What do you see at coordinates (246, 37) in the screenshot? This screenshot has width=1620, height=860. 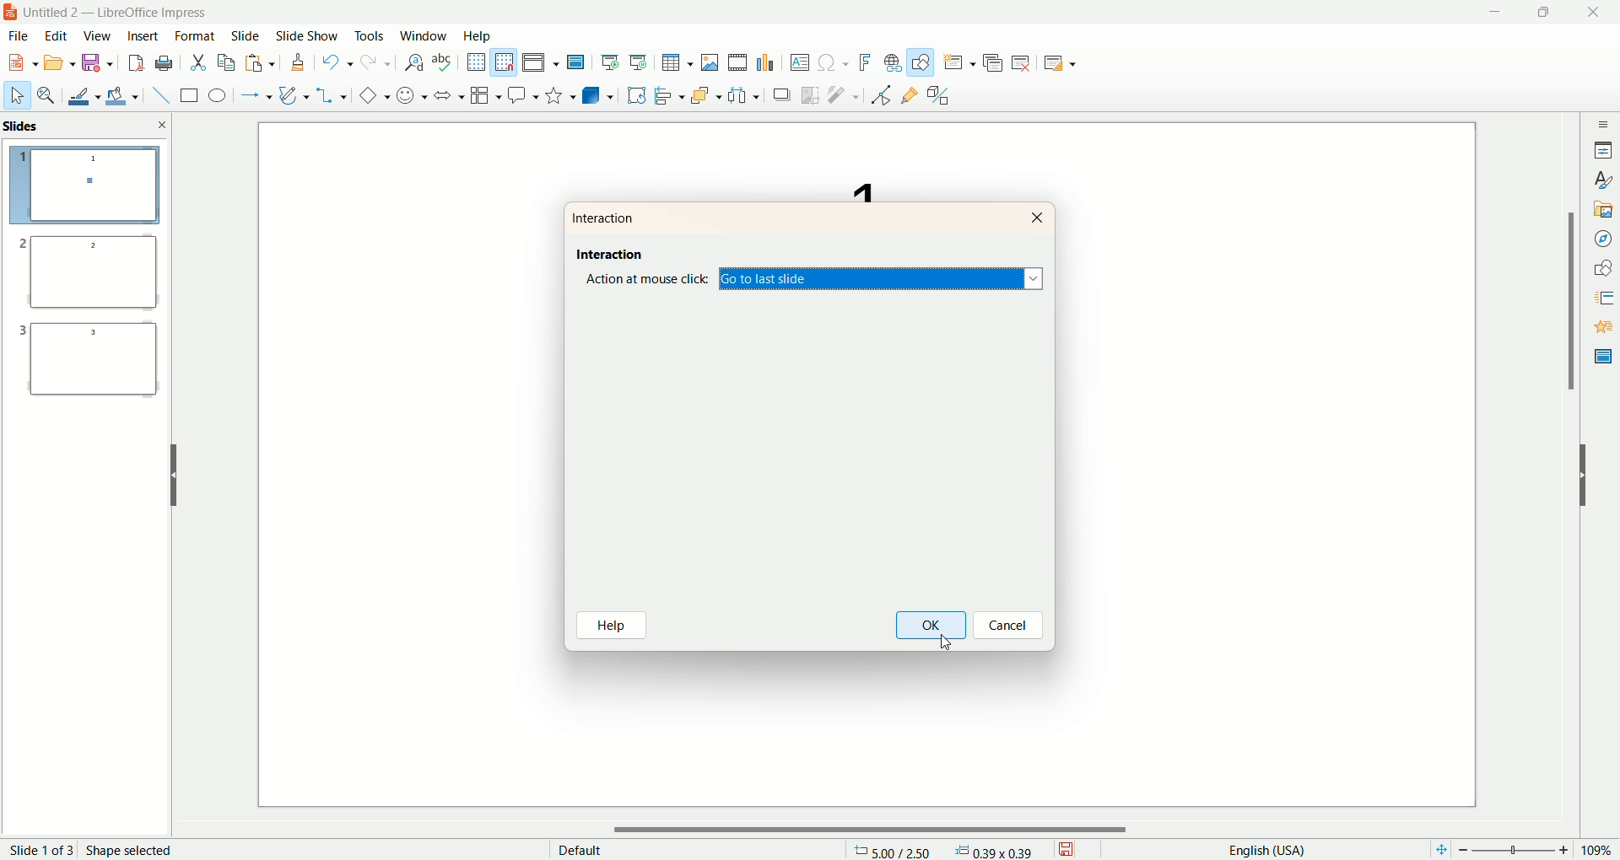 I see `slide` at bounding box center [246, 37].